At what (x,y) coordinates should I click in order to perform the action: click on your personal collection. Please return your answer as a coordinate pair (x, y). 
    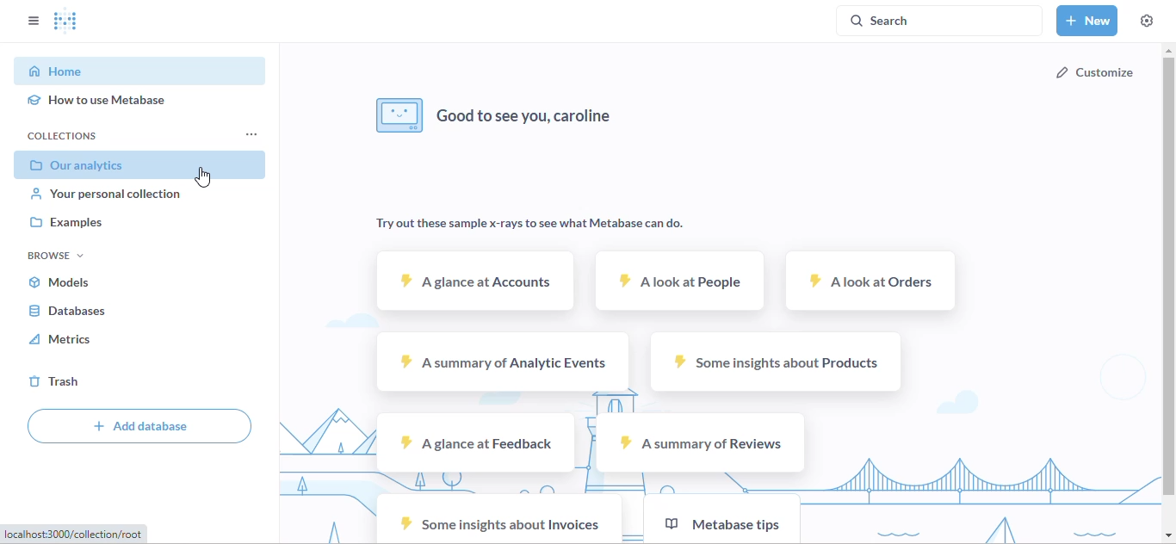
    Looking at the image, I should click on (106, 194).